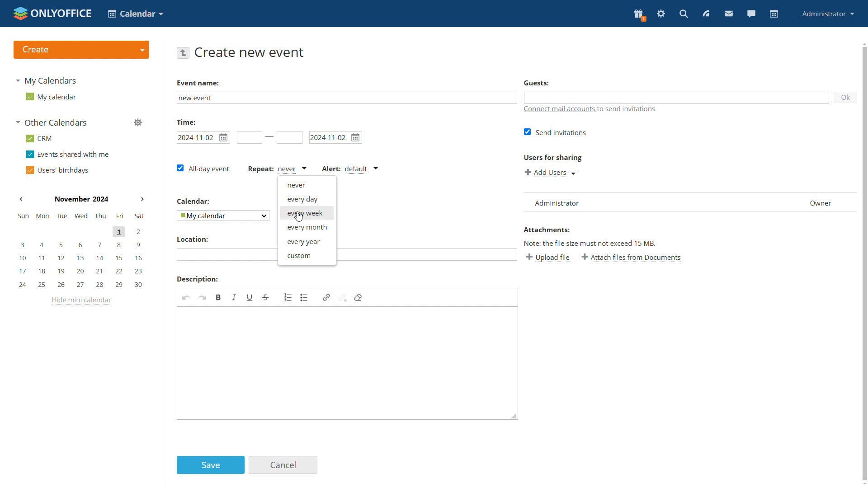  I want to click on event altert type, so click(349, 170).